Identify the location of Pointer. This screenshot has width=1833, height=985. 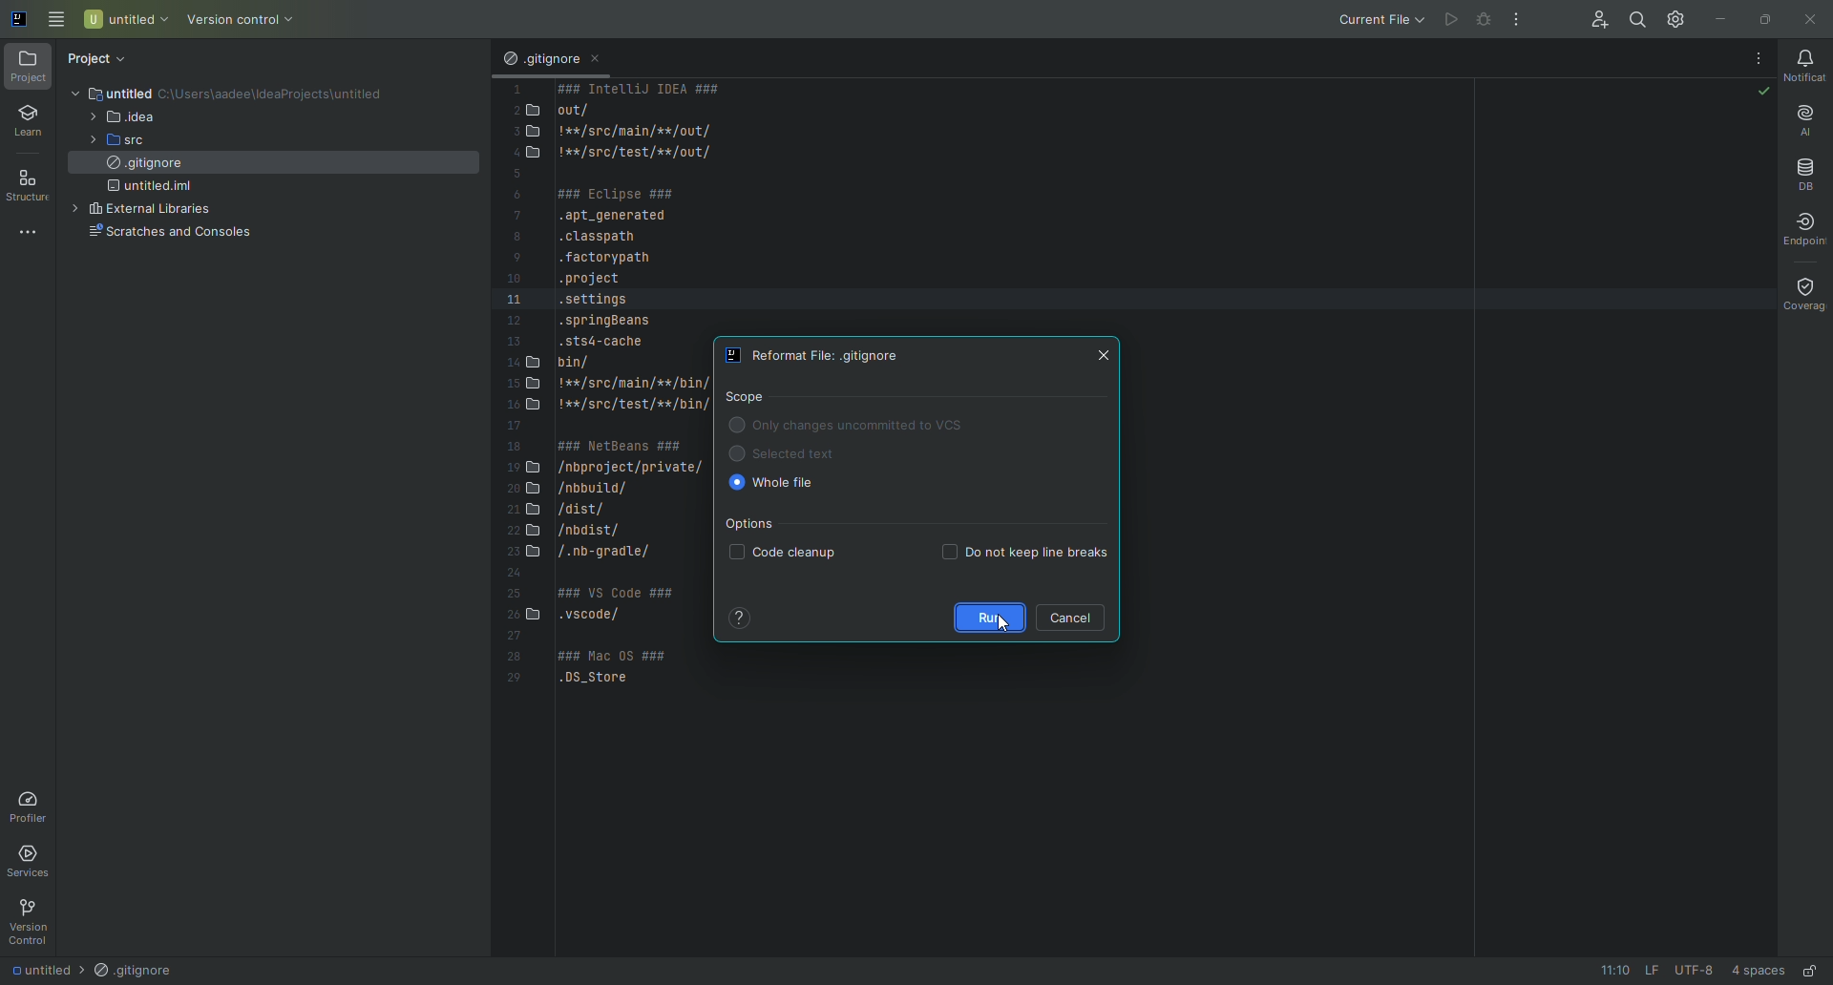
(1000, 633).